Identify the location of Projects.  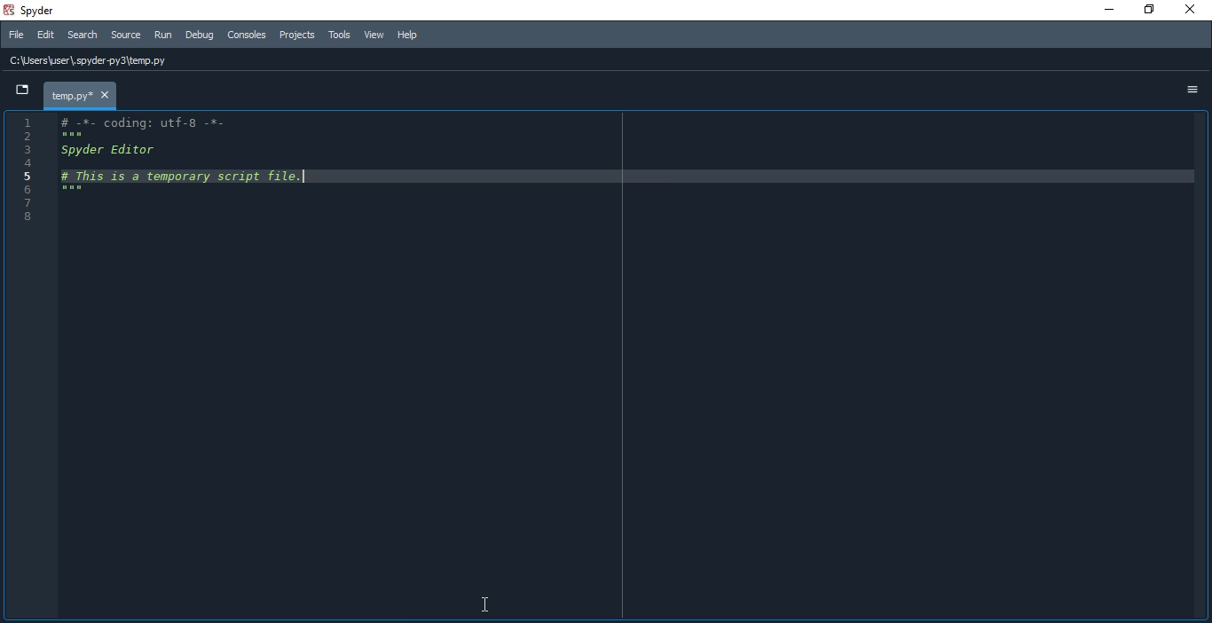
(297, 36).